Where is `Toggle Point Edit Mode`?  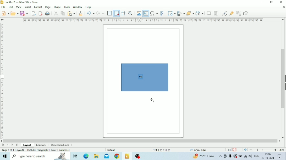
Toggle Point Edit Mode is located at coordinates (225, 14).